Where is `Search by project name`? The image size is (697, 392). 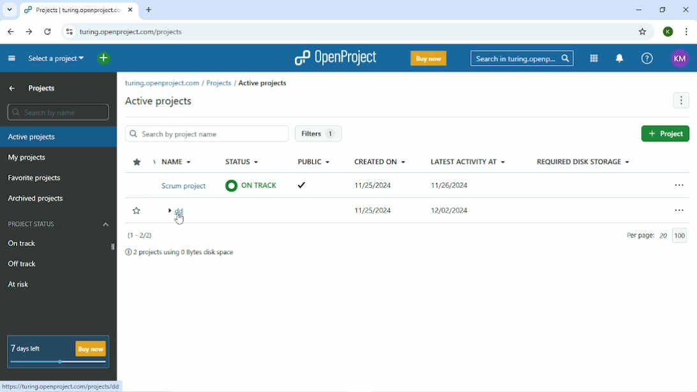 Search by project name is located at coordinates (206, 133).